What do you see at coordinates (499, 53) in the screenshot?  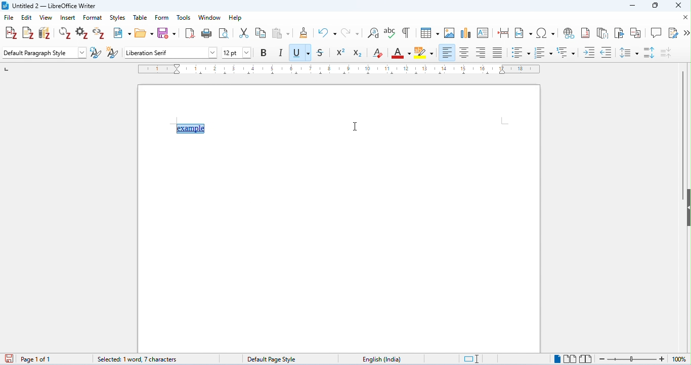 I see `justified` at bounding box center [499, 53].